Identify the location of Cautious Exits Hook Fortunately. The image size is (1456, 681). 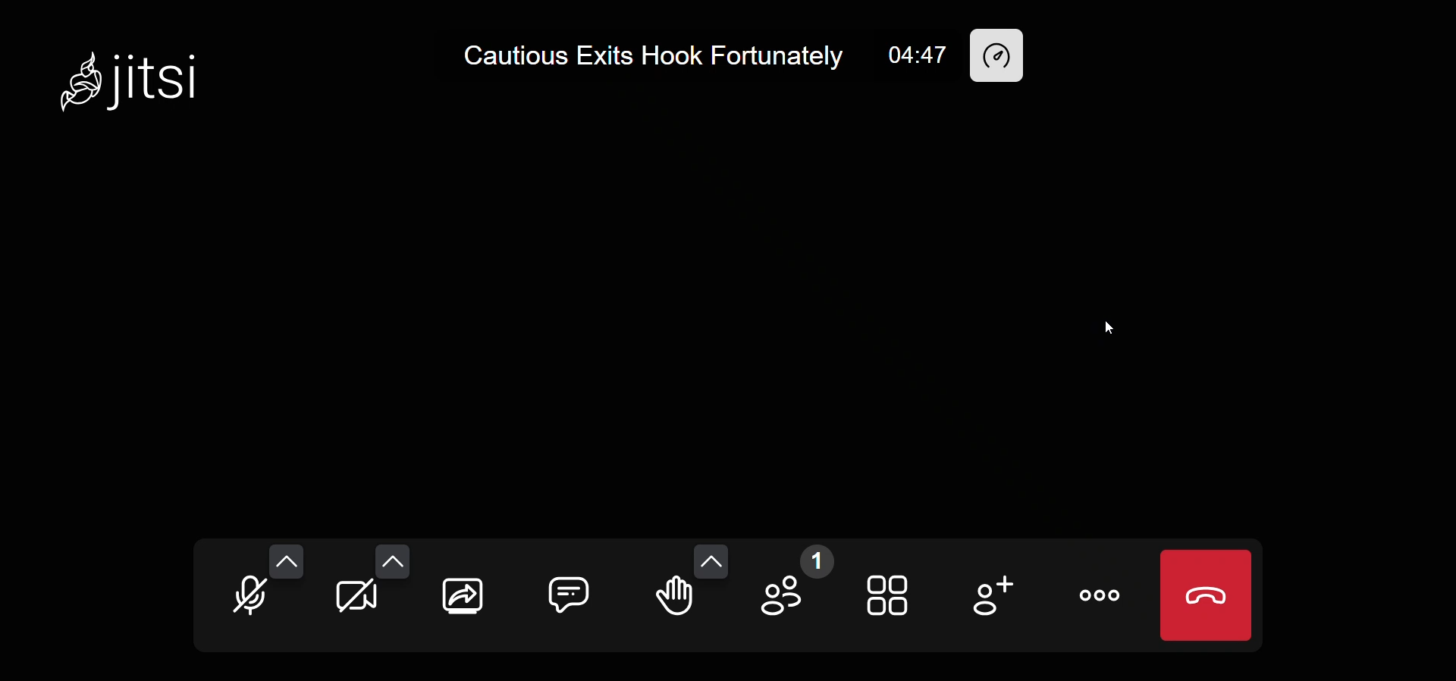
(646, 54).